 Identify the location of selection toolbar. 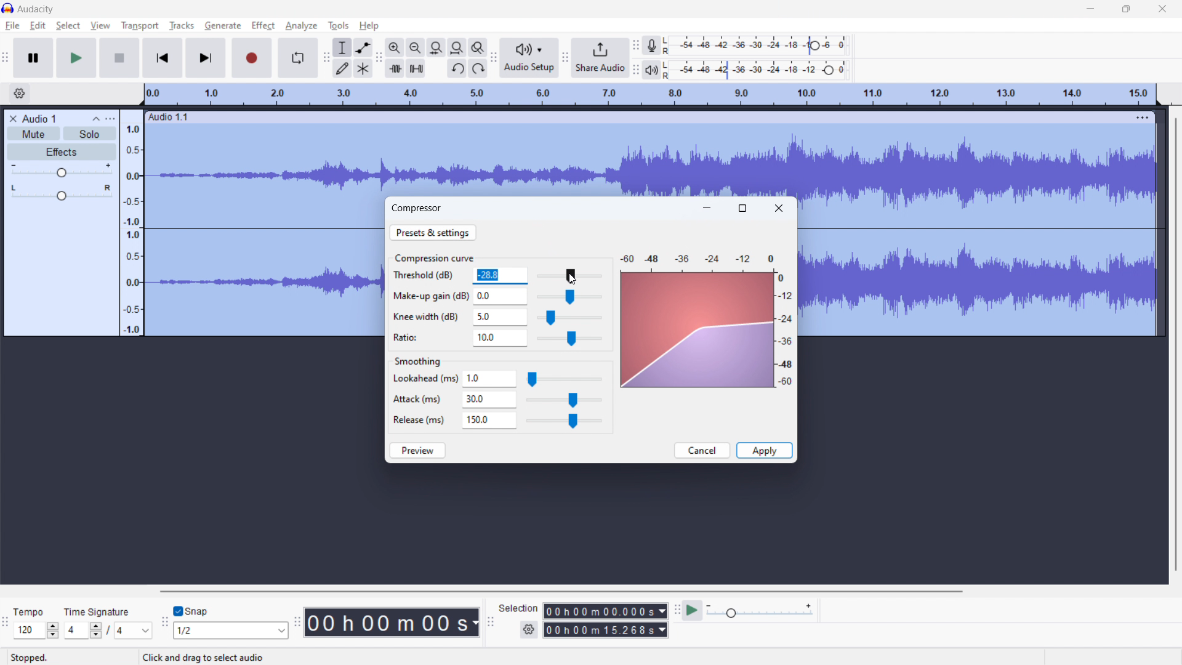
(491, 622).